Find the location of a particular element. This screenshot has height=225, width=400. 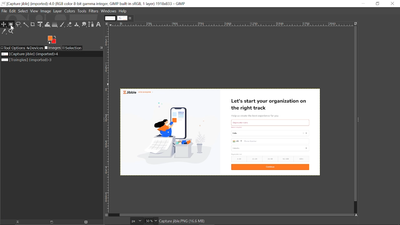

Clone tool is located at coordinates (76, 24).